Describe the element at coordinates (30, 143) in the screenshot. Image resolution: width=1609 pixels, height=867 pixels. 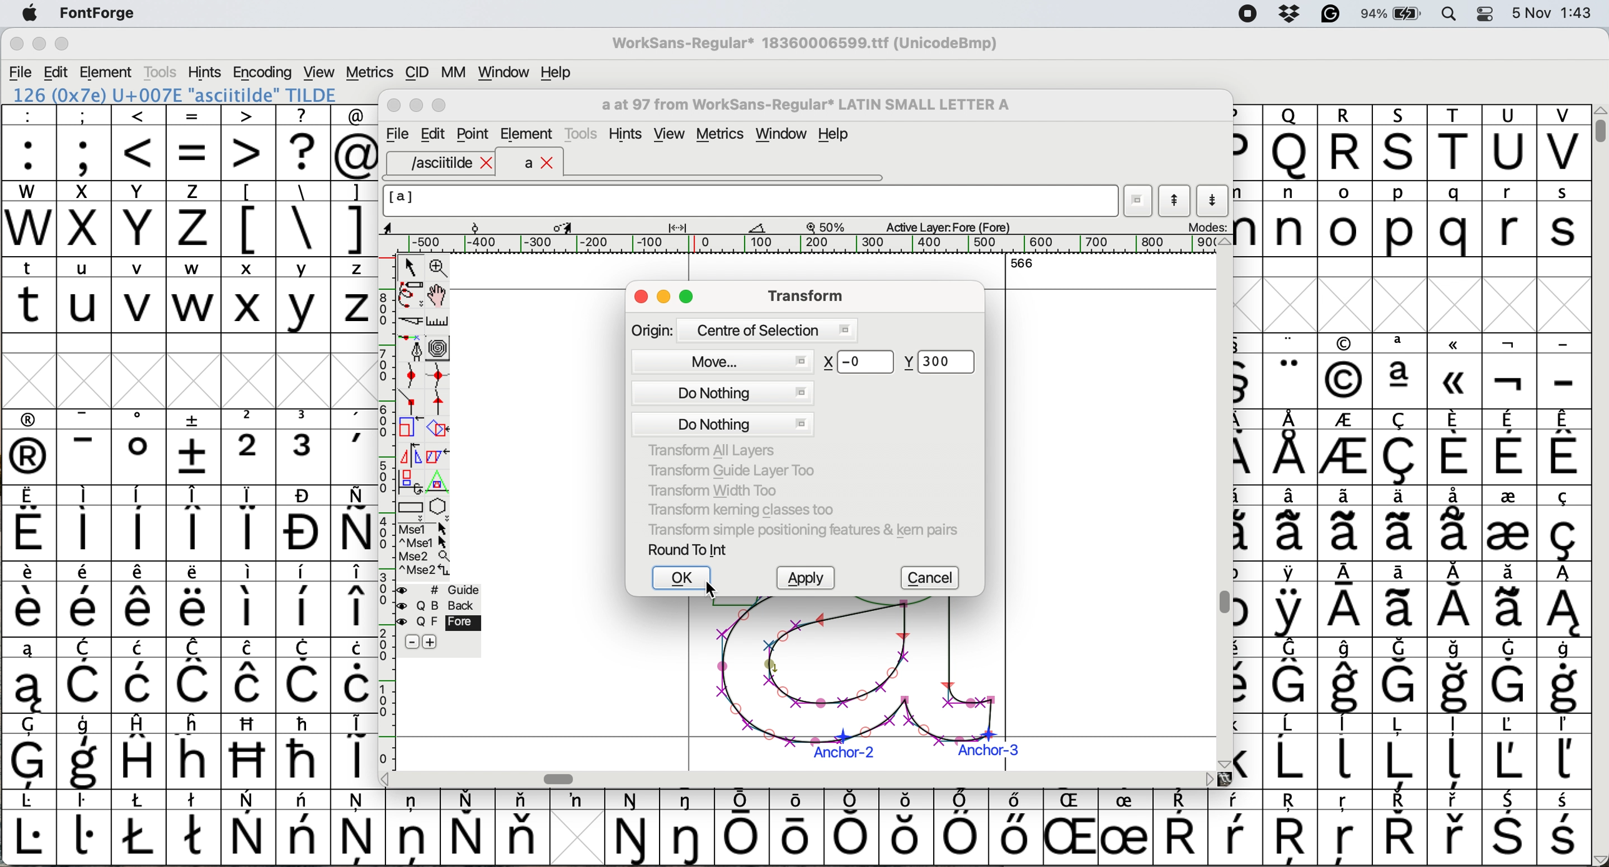
I see `:` at that location.